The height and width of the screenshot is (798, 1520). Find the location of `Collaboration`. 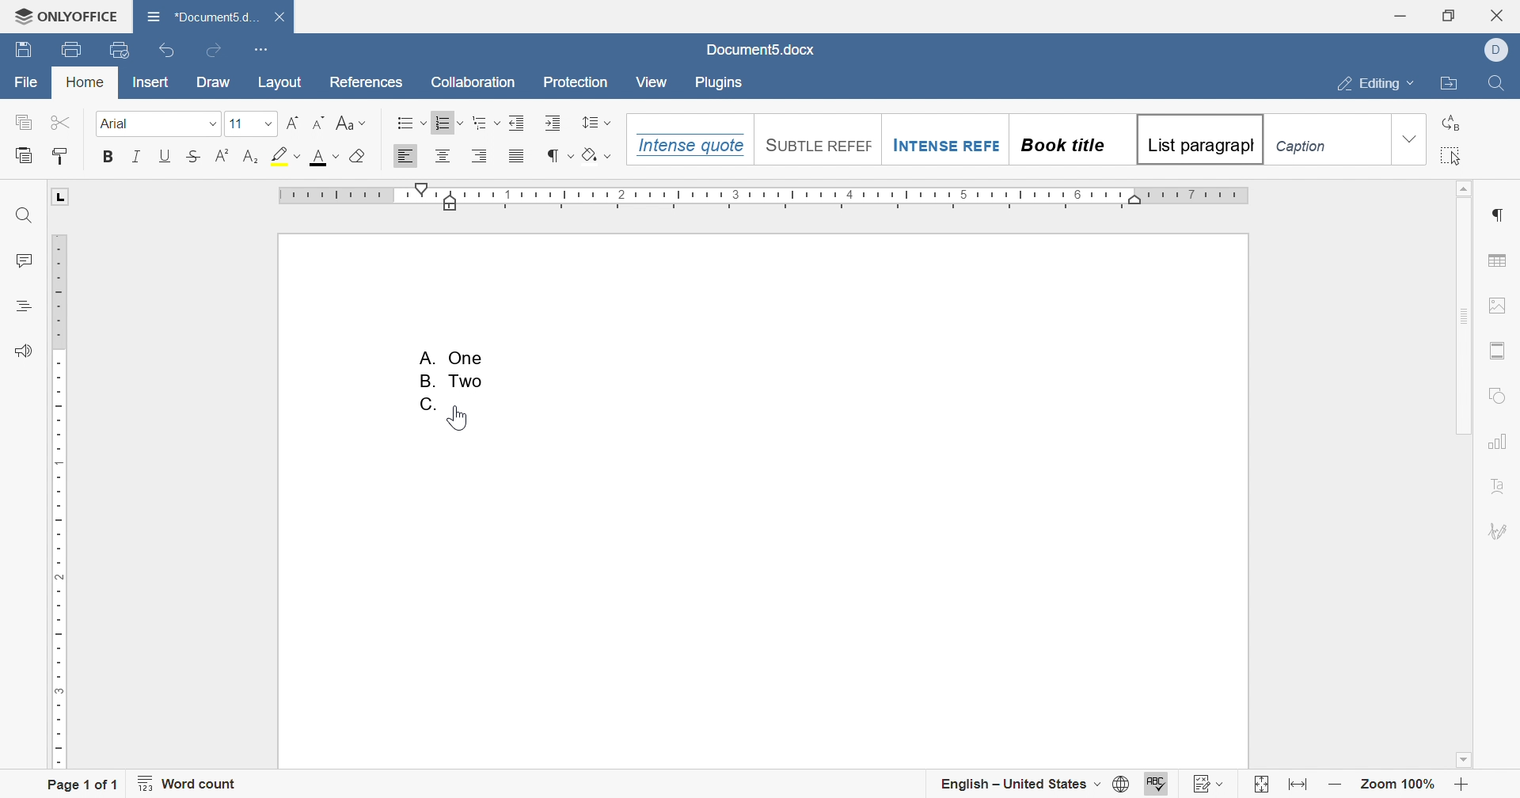

Collaboration is located at coordinates (474, 82).